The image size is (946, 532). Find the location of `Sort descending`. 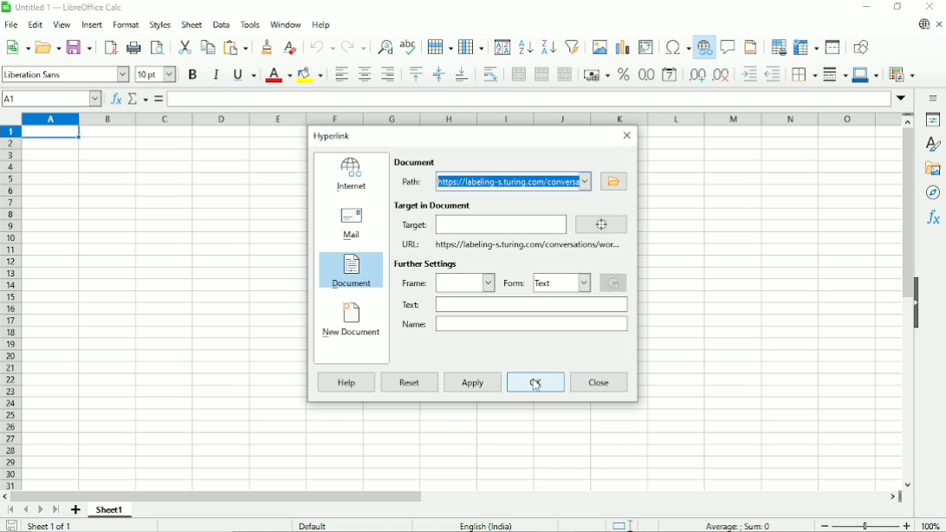

Sort descending is located at coordinates (547, 47).